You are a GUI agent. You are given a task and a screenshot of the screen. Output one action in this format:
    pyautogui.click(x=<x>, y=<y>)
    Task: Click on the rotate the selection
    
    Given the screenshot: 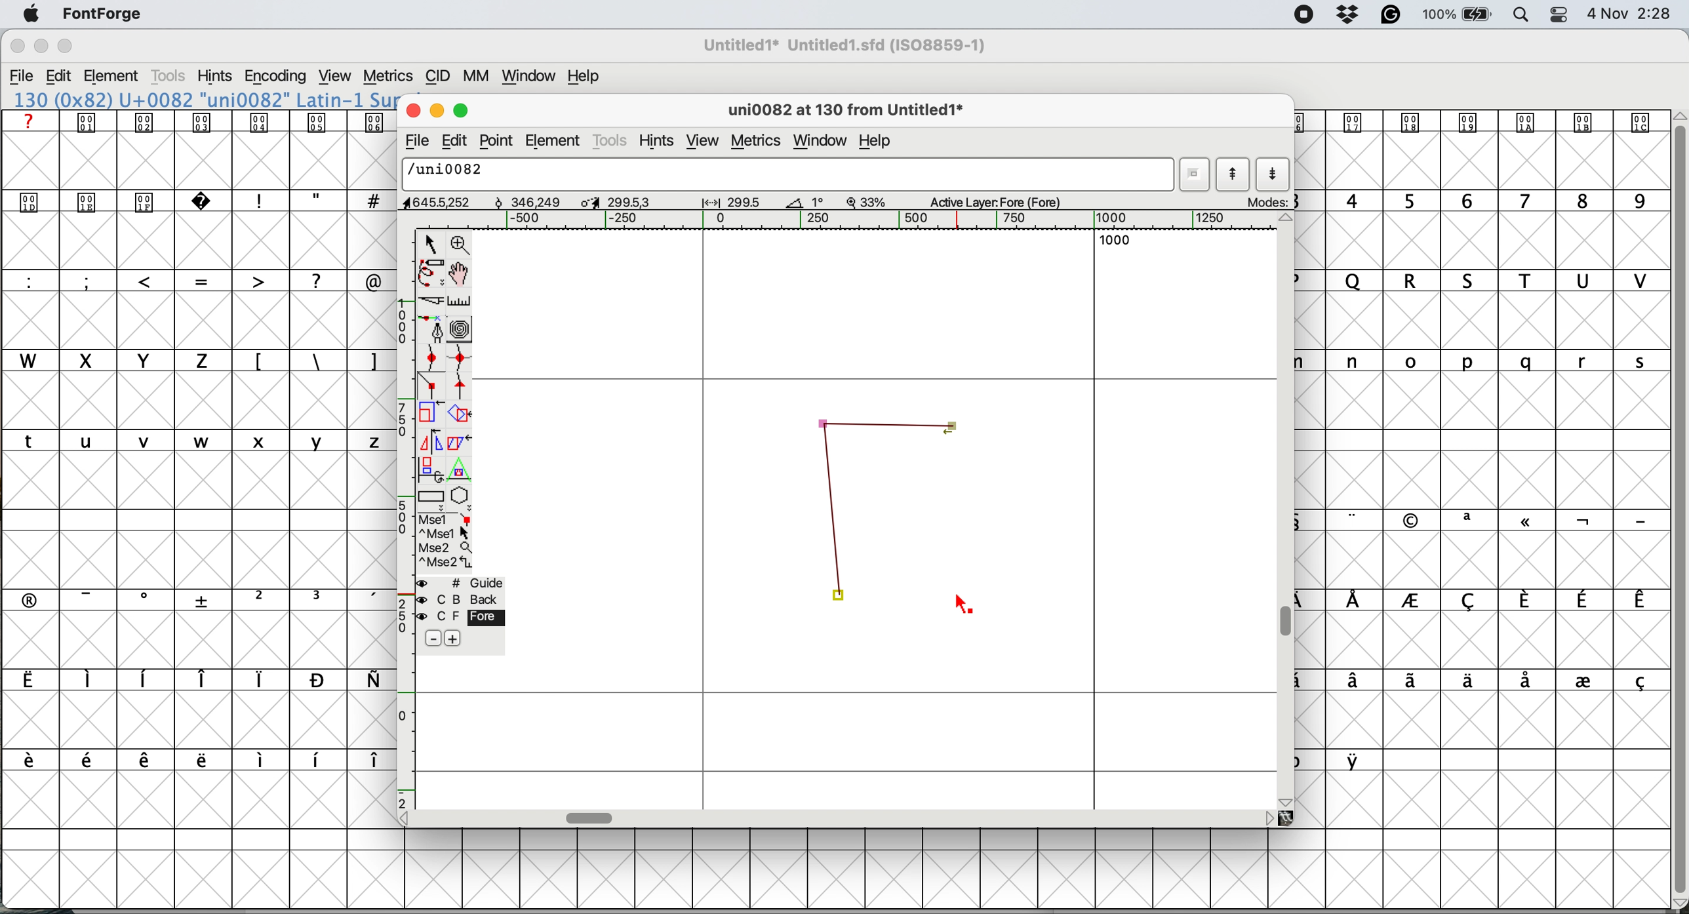 What is the action you would take?
    pyautogui.click(x=460, y=416)
    